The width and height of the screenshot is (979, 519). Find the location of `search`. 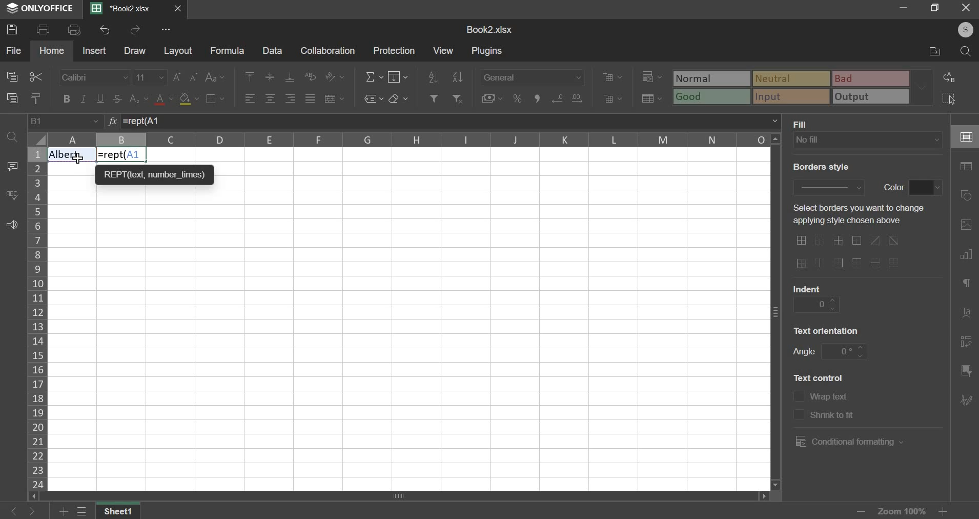

search is located at coordinates (963, 50).